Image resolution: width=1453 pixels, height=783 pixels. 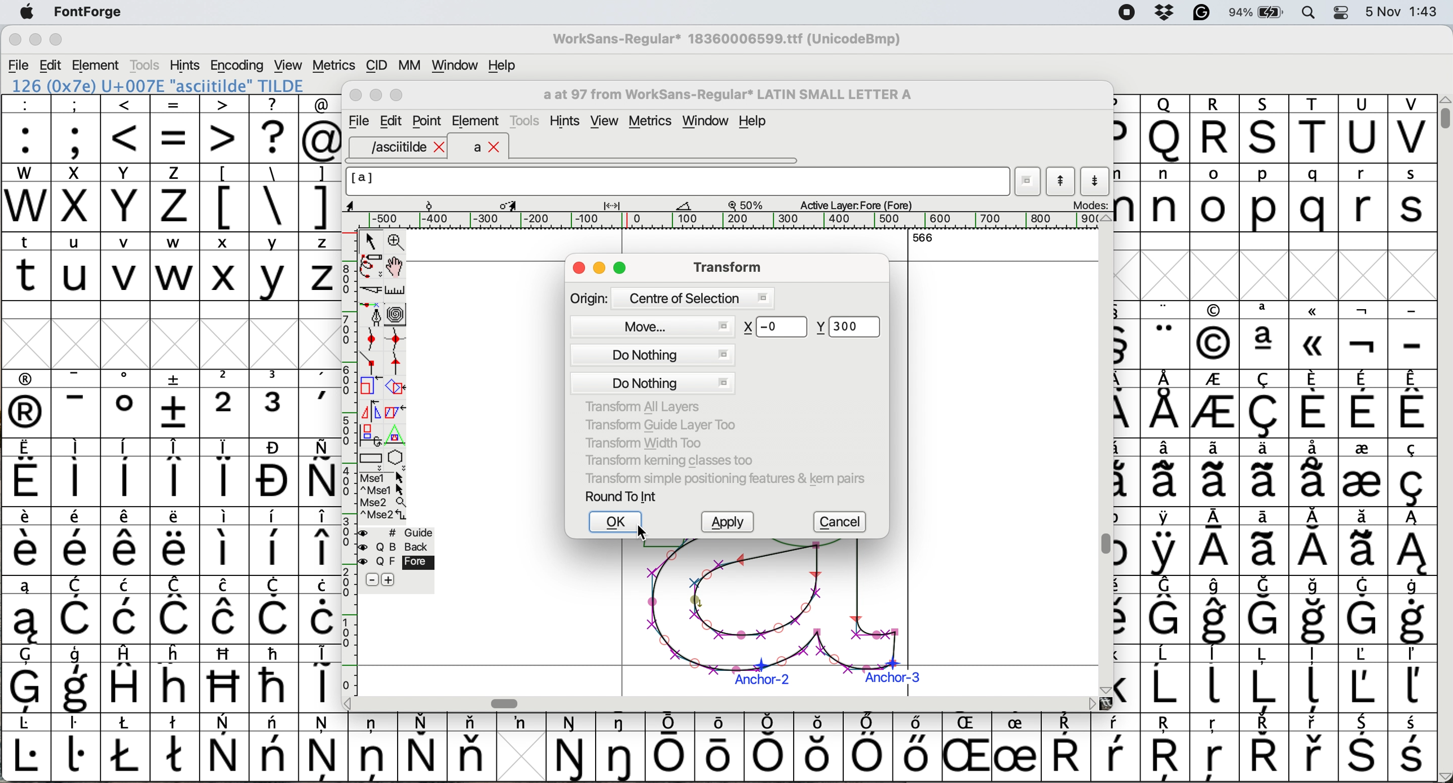 What do you see at coordinates (275, 610) in the screenshot?
I see `symbol` at bounding box center [275, 610].